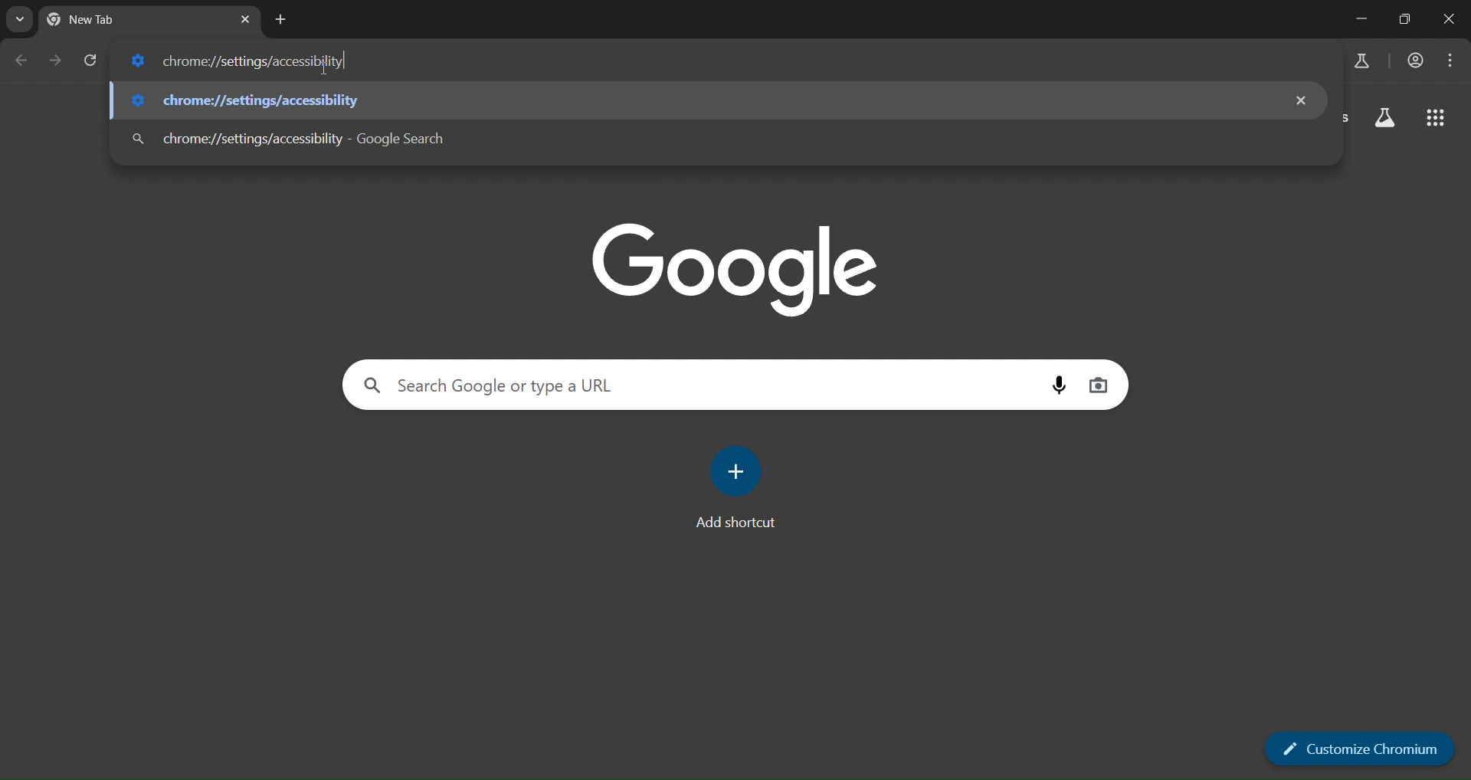 Image resolution: width=1471 pixels, height=780 pixels. Describe the element at coordinates (1361, 17) in the screenshot. I see `minimize` at that location.